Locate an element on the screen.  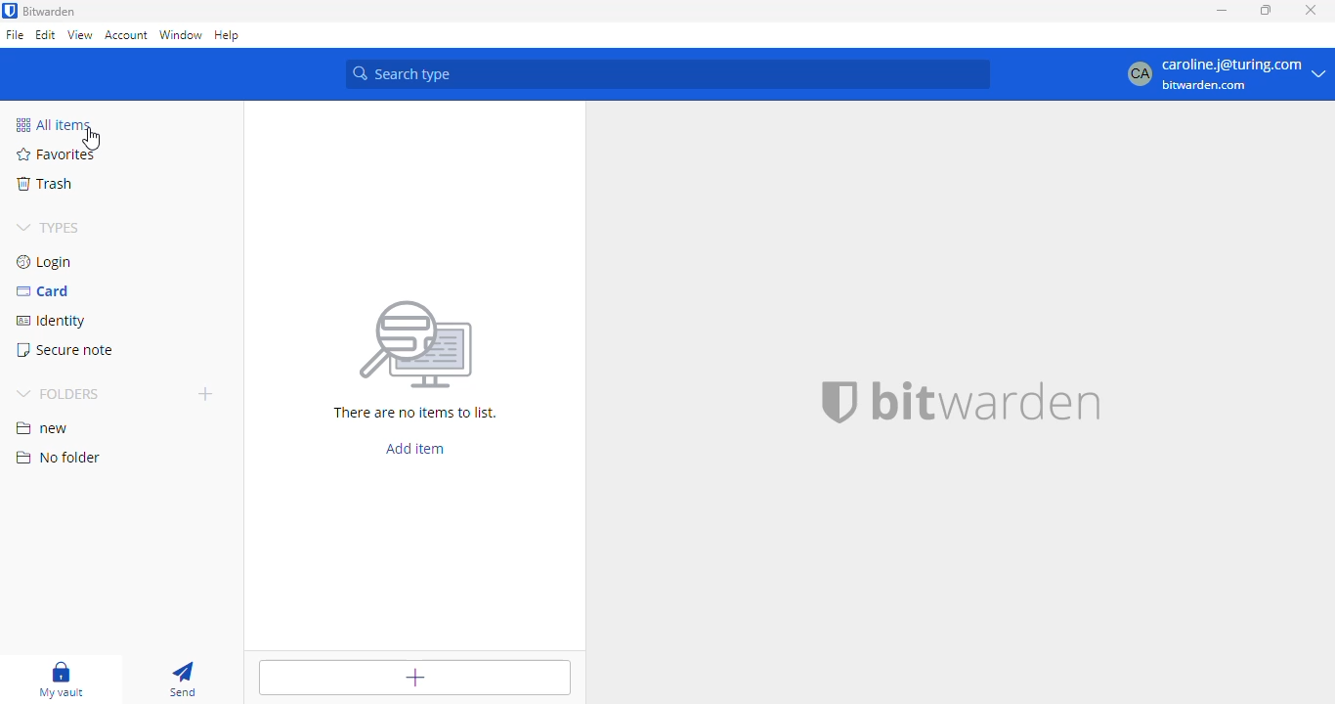
trash is located at coordinates (45, 184).